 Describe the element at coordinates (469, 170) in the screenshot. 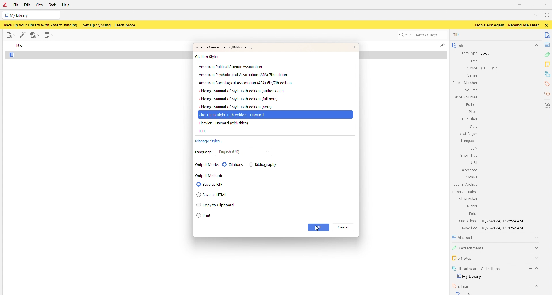

I see `Accessed` at that location.